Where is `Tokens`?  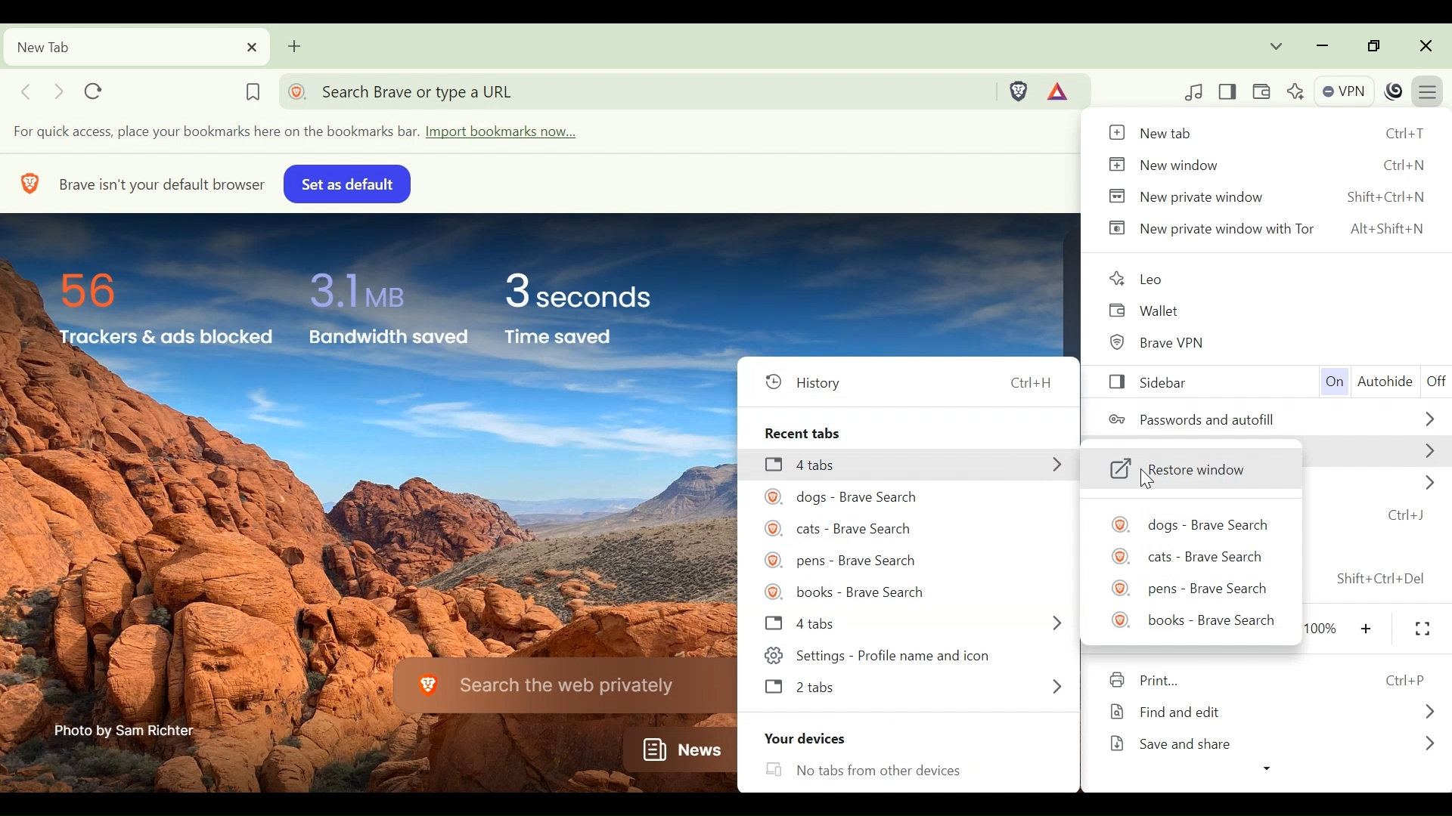 Tokens is located at coordinates (1063, 91).